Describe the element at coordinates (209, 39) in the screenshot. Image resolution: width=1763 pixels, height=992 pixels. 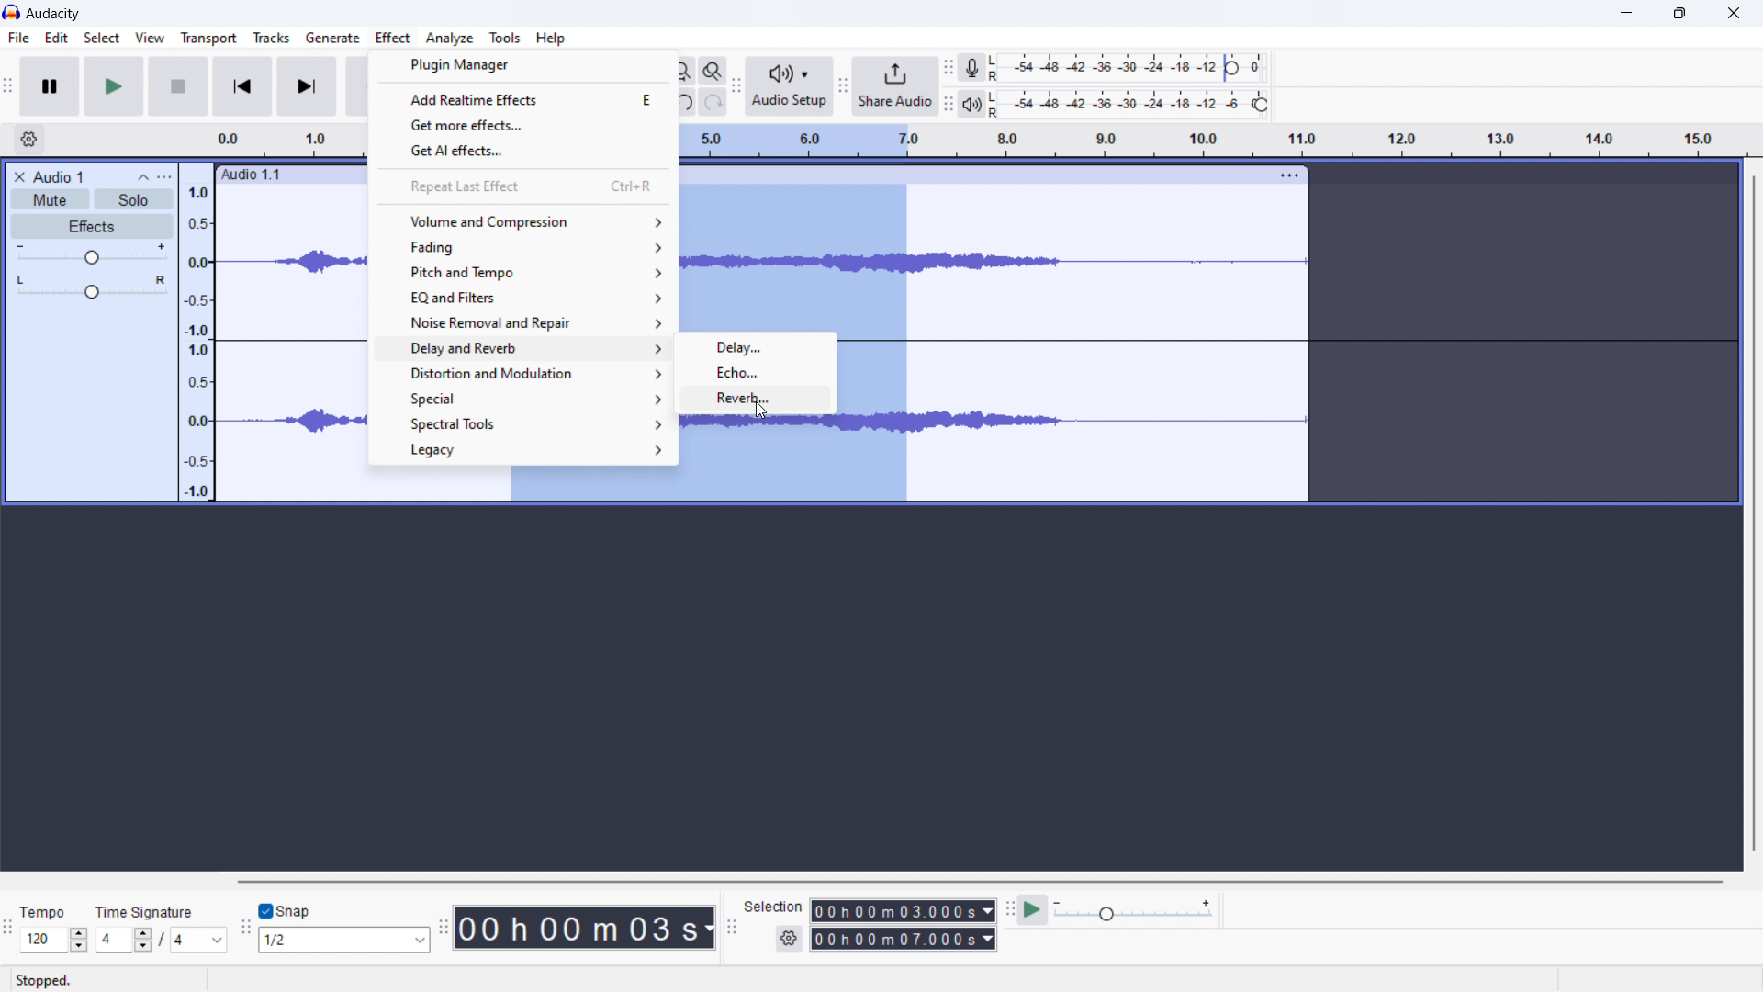
I see `transport` at that location.